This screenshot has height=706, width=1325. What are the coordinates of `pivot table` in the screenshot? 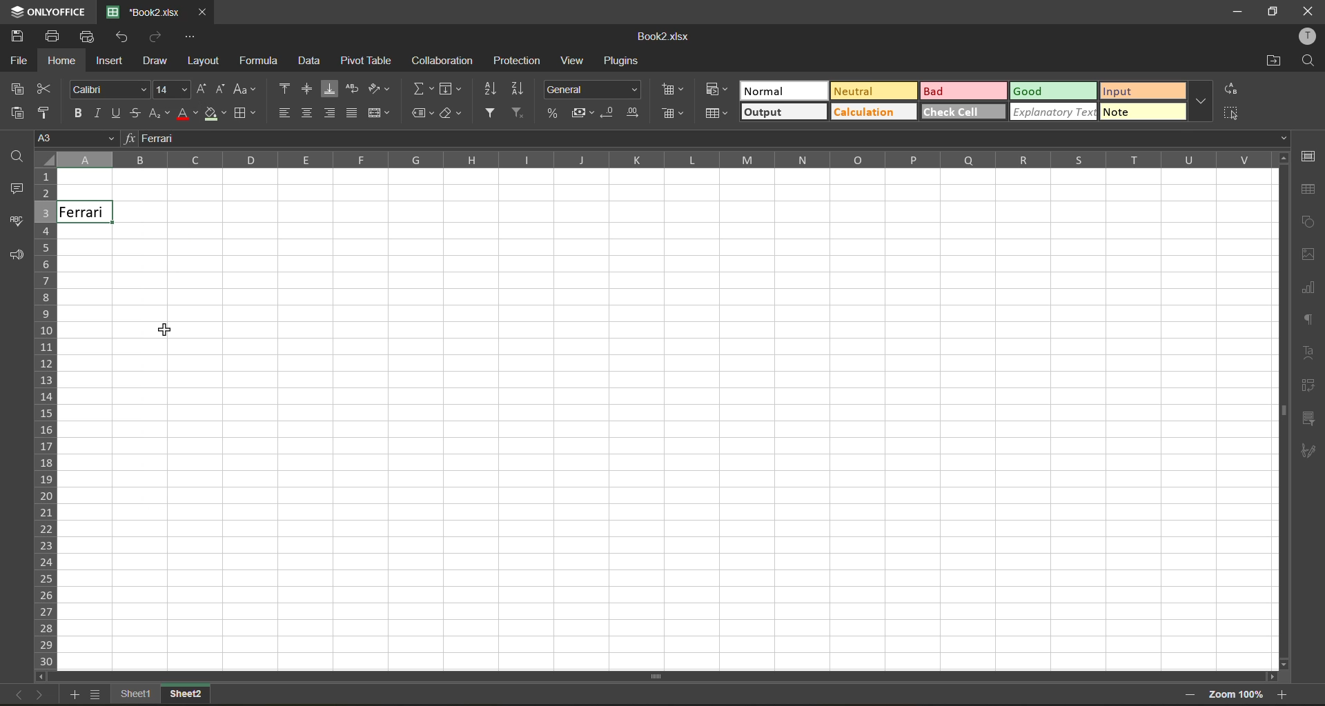 It's located at (365, 61).